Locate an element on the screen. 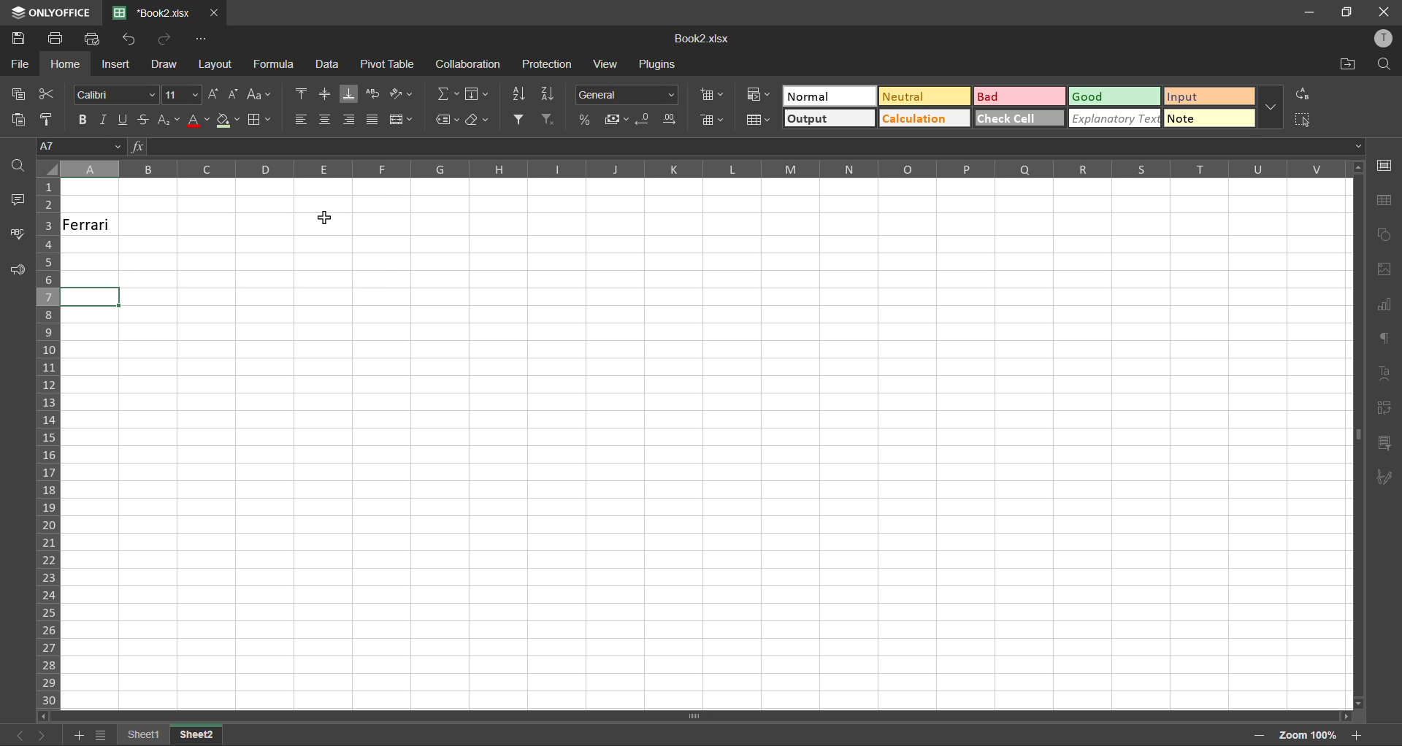  pivot table is located at coordinates (388, 65).